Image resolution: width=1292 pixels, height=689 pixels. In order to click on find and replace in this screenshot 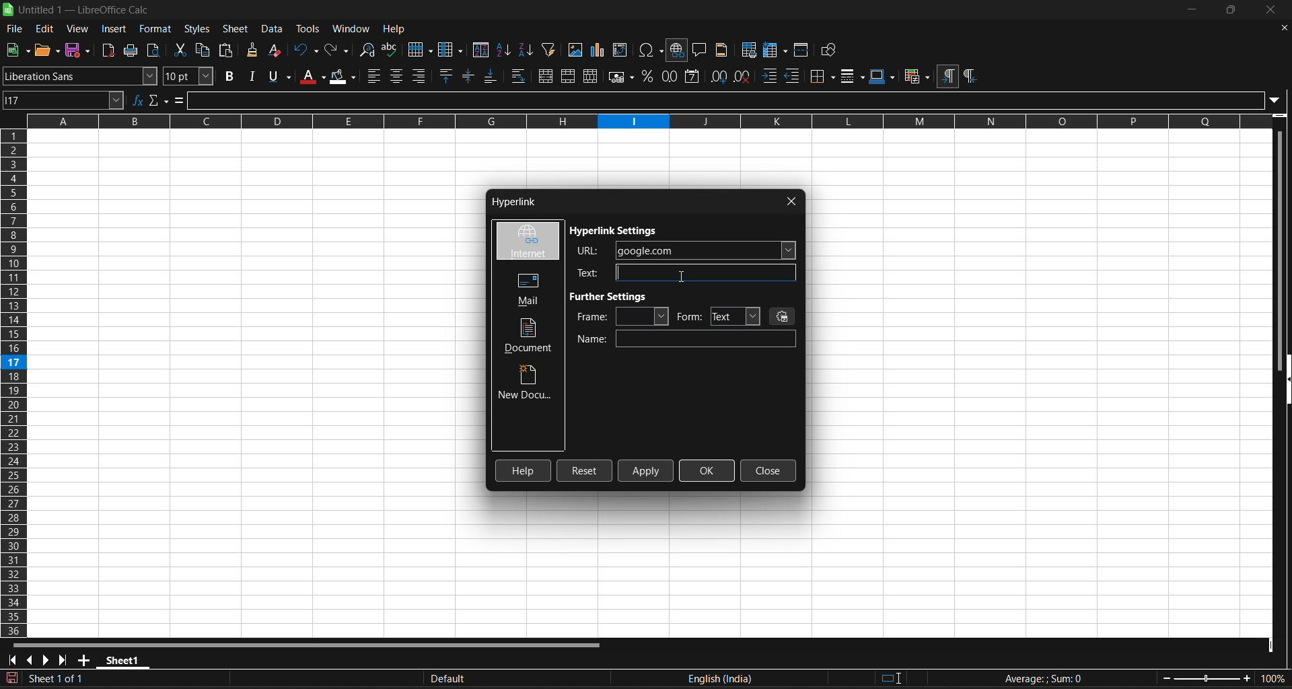, I will do `click(368, 50)`.